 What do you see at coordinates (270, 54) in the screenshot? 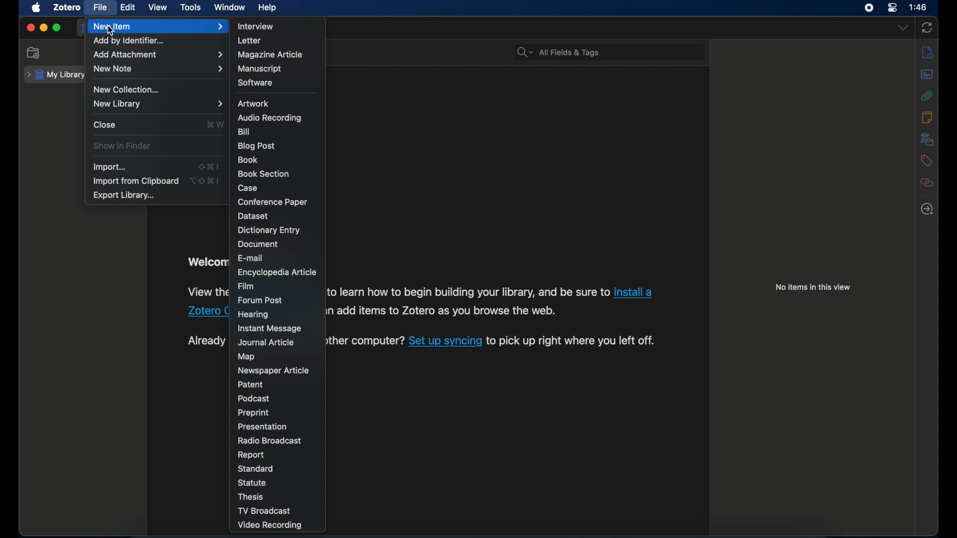
I see `magazine article` at bounding box center [270, 54].